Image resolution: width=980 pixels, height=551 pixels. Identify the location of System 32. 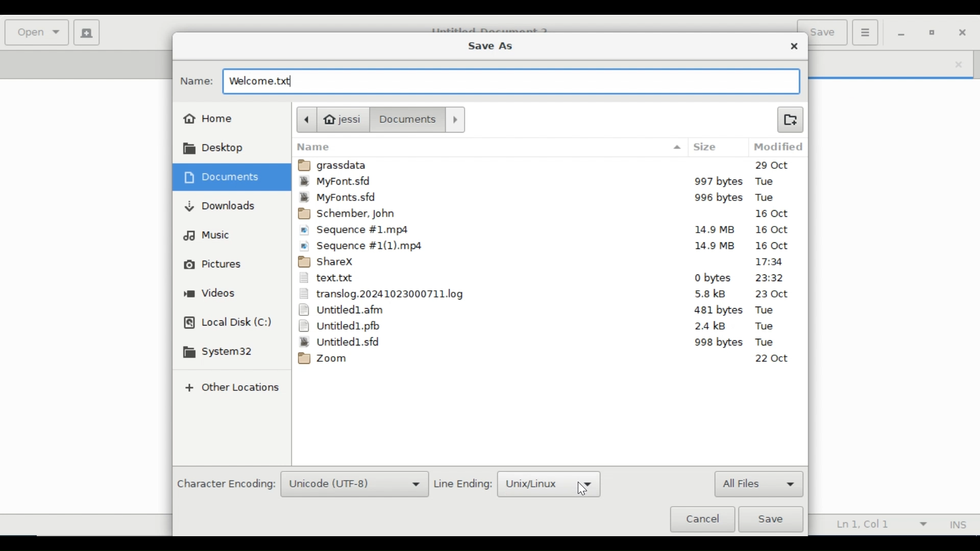
(217, 352).